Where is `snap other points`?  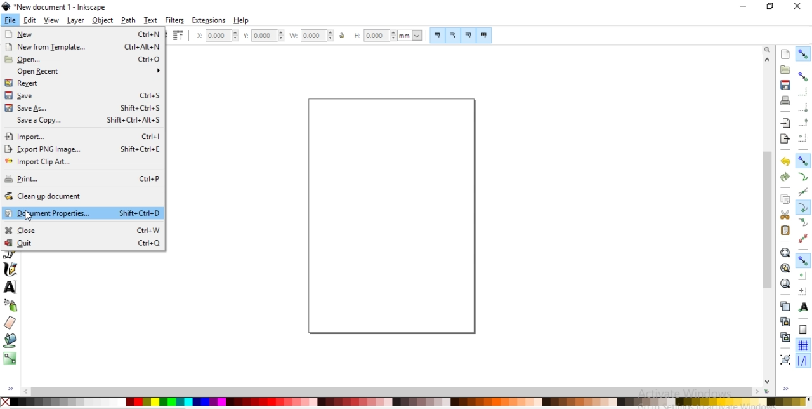
snap other points is located at coordinates (803, 260).